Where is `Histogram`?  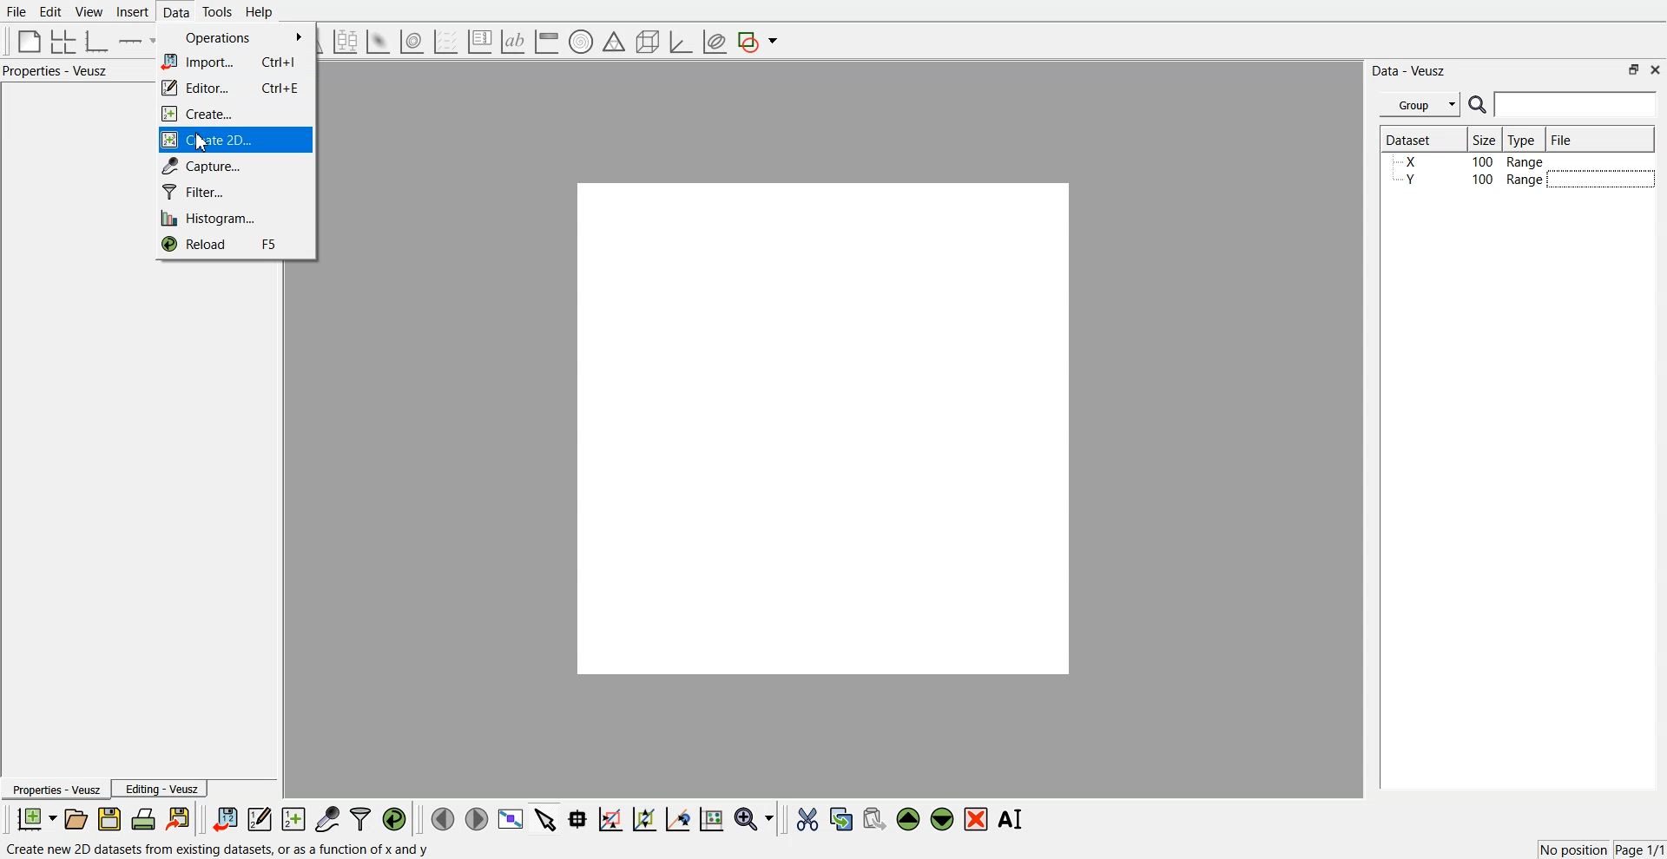
Histogram is located at coordinates (234, 217).